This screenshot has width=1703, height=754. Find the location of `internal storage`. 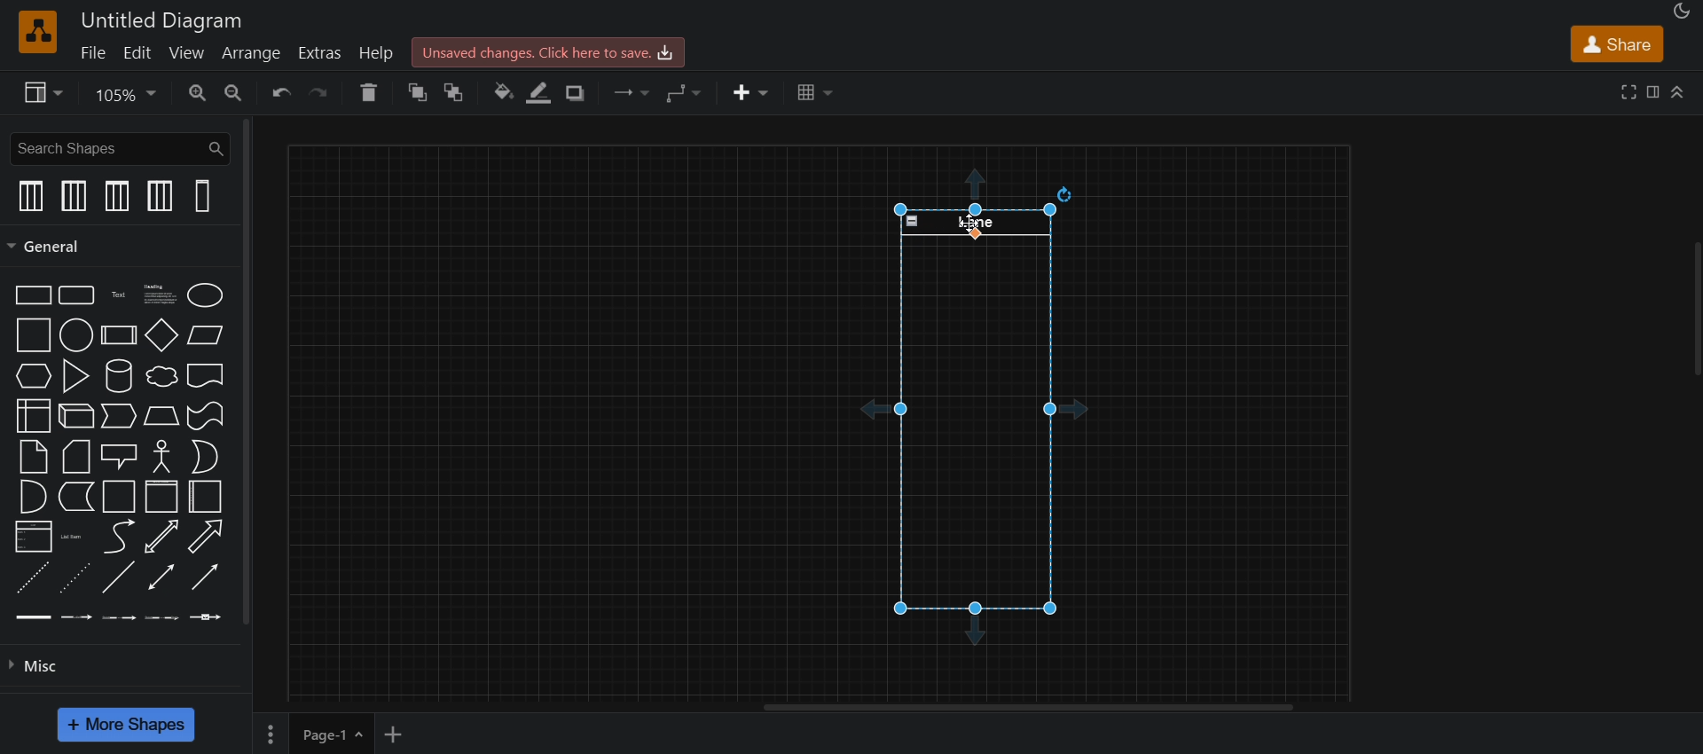

internal storage is located at coordinates (33, 416).